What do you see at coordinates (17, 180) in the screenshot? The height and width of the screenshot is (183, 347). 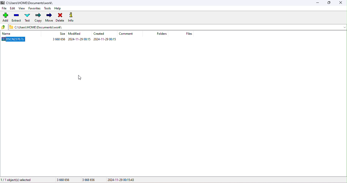 I see `1/1 objects selected` at bounding box center [17, 180].